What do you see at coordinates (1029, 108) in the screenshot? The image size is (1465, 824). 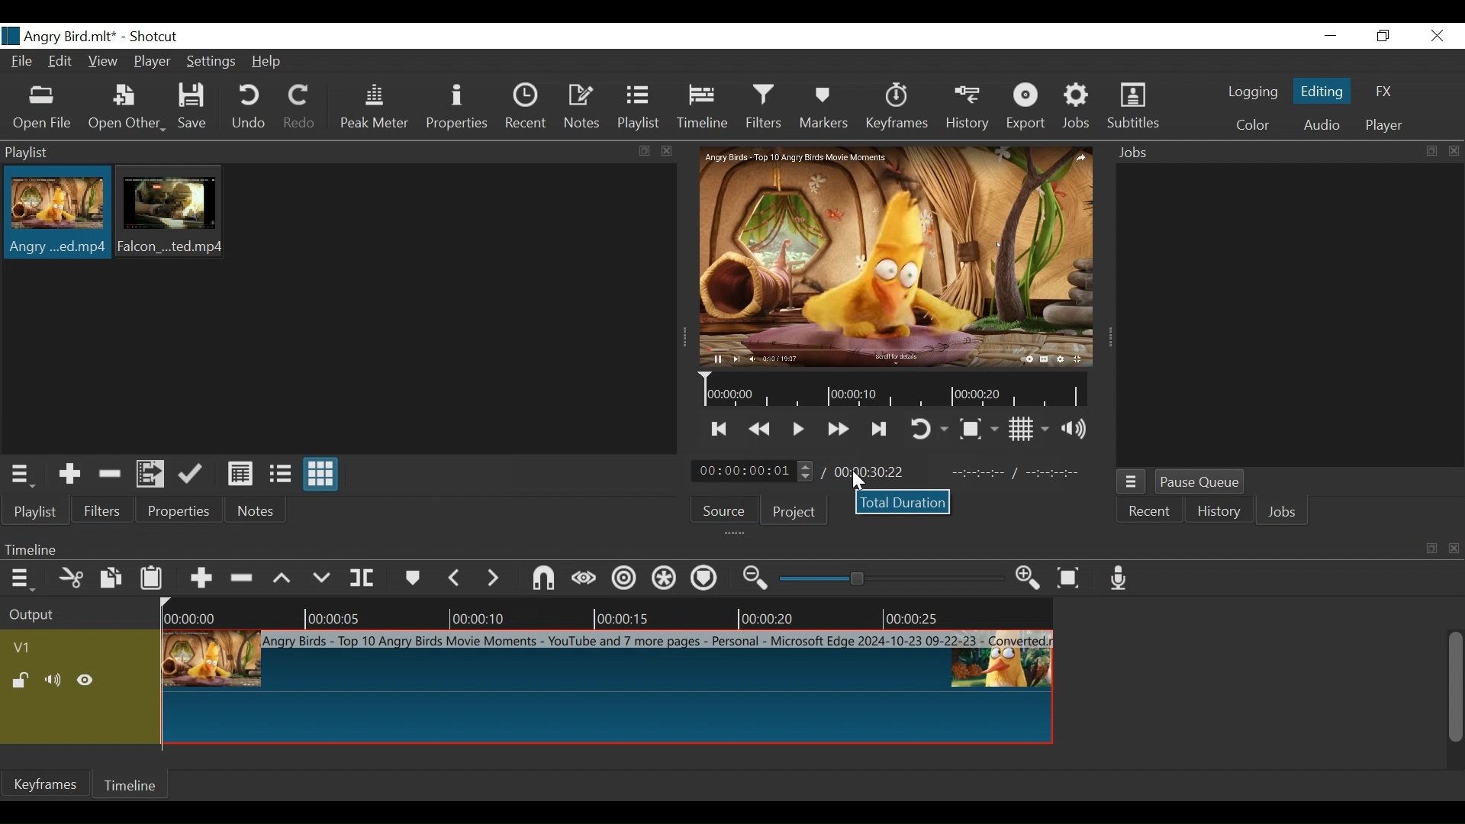 I see `Export` at bounding box center [1029, 108].